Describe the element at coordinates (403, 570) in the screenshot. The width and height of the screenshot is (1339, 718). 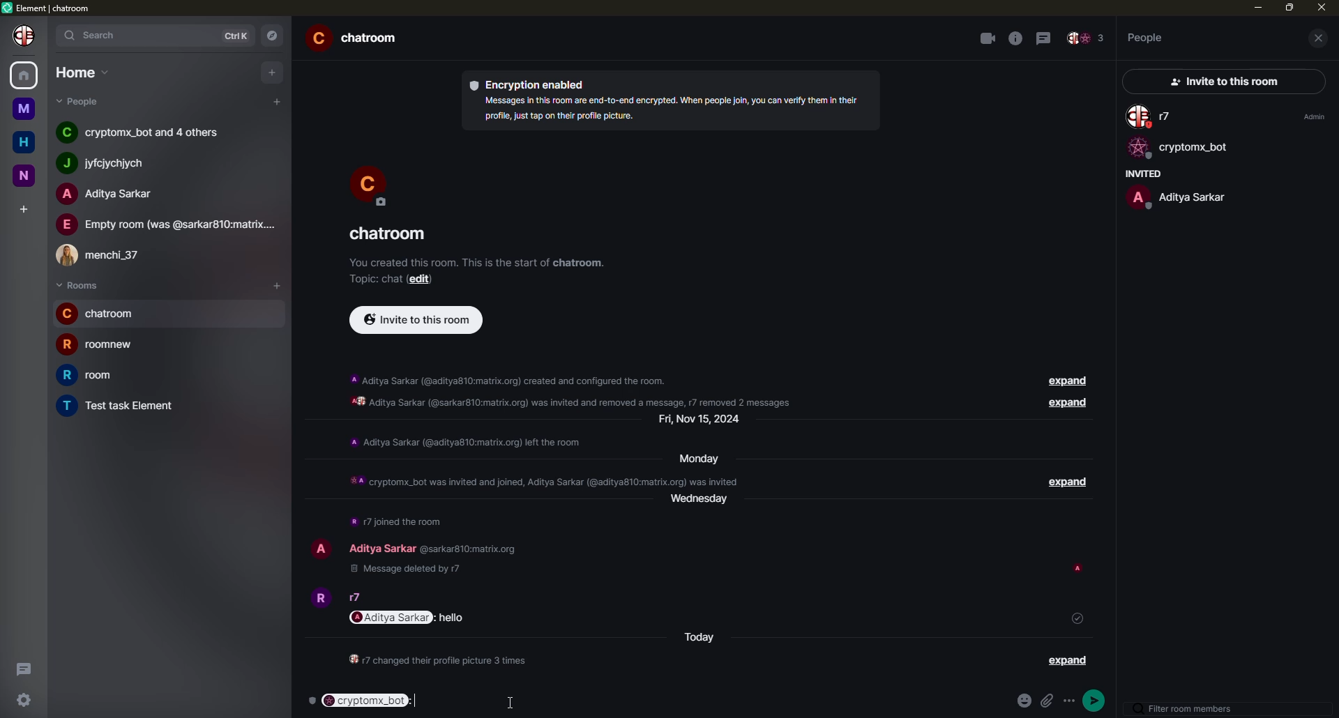
I see `deleted` at that location.